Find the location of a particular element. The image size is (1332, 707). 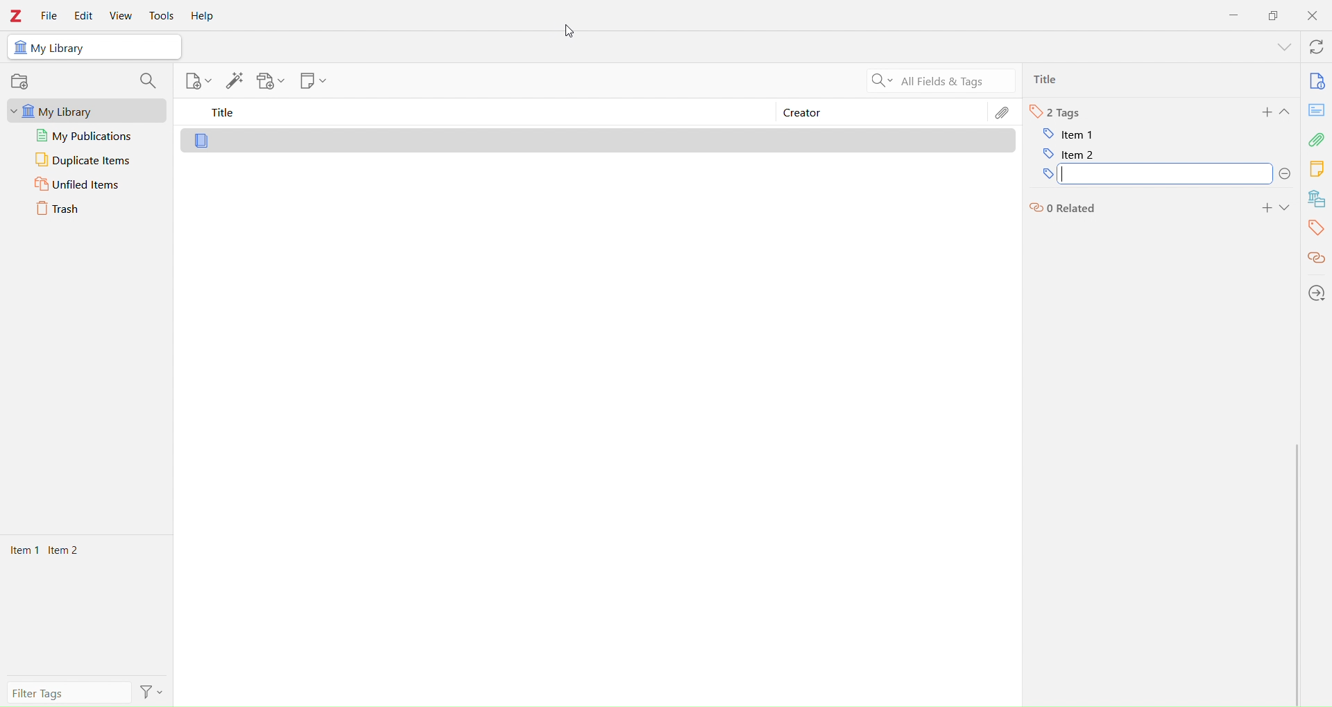

Edit is located at coordinates (82, 12).